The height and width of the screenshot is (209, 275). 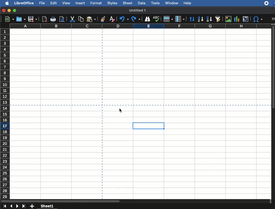 What do you see at coordinates (81, 19) in the screenshot?
I see `copy` at bounding box center [81, 19].